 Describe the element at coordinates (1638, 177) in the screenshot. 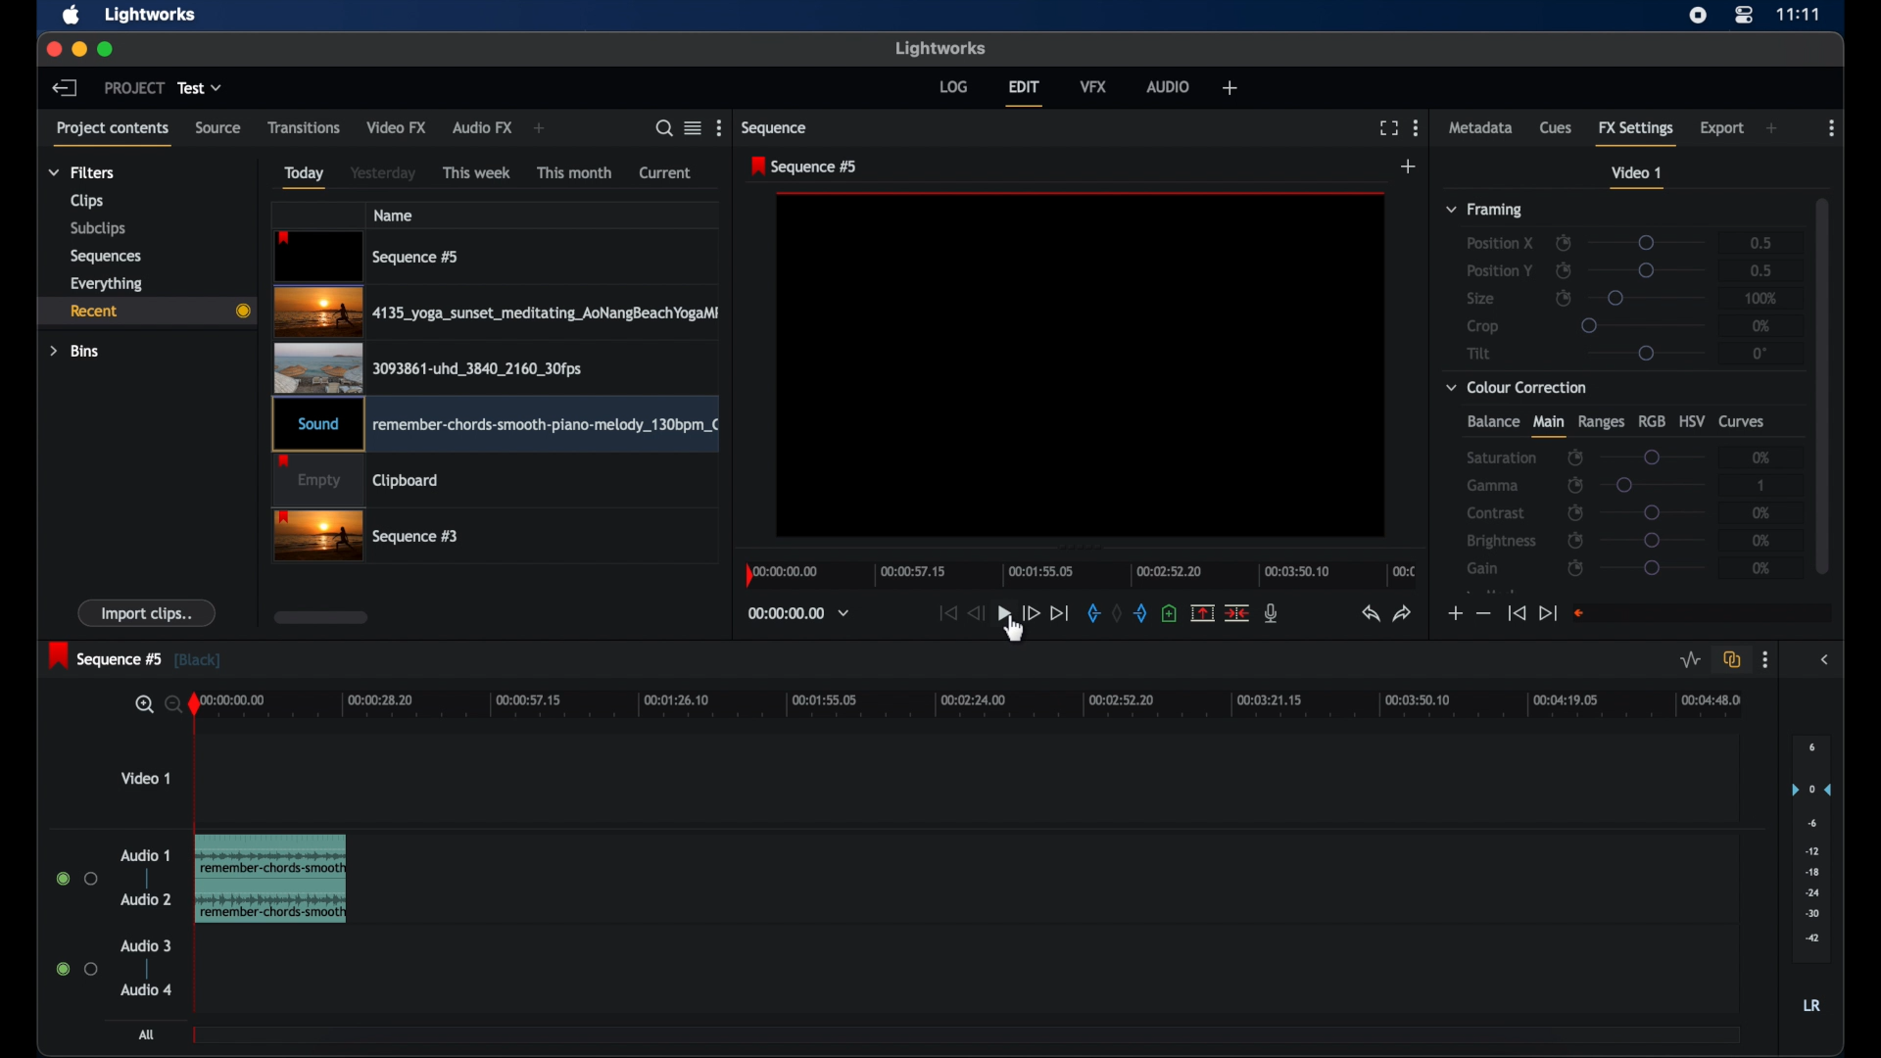

I see `video 1` at that location.